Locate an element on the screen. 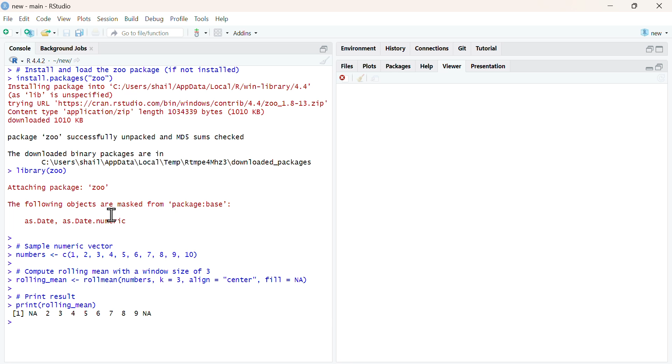 The height and width of the screenshot is (364, 672). as.Date, as.Date.numeric is located at coordinates (76, 221).